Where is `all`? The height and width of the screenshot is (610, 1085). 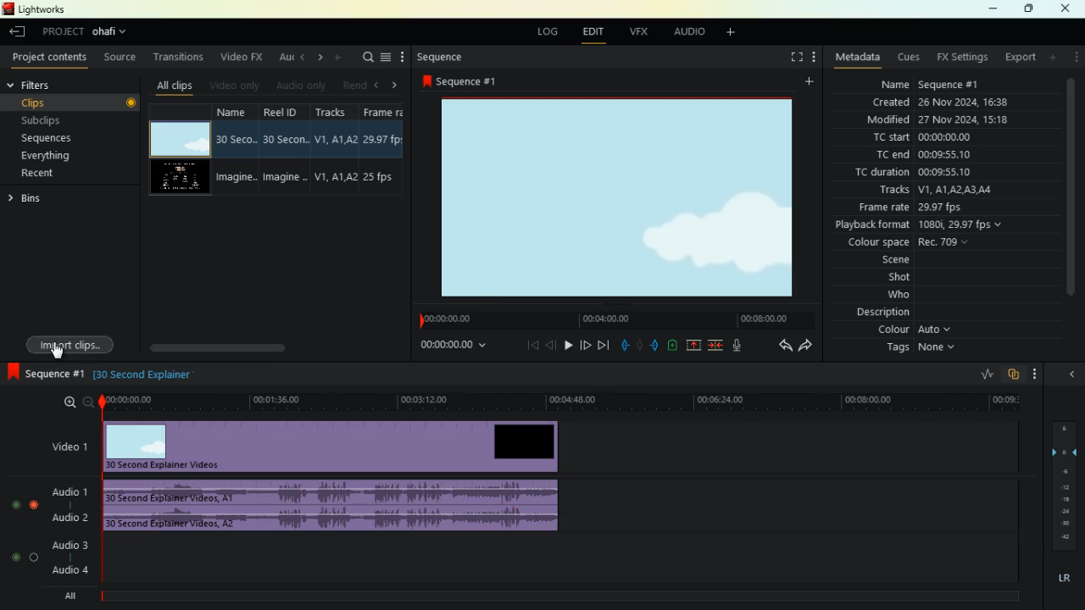
all is located at coordinates (73, 598).